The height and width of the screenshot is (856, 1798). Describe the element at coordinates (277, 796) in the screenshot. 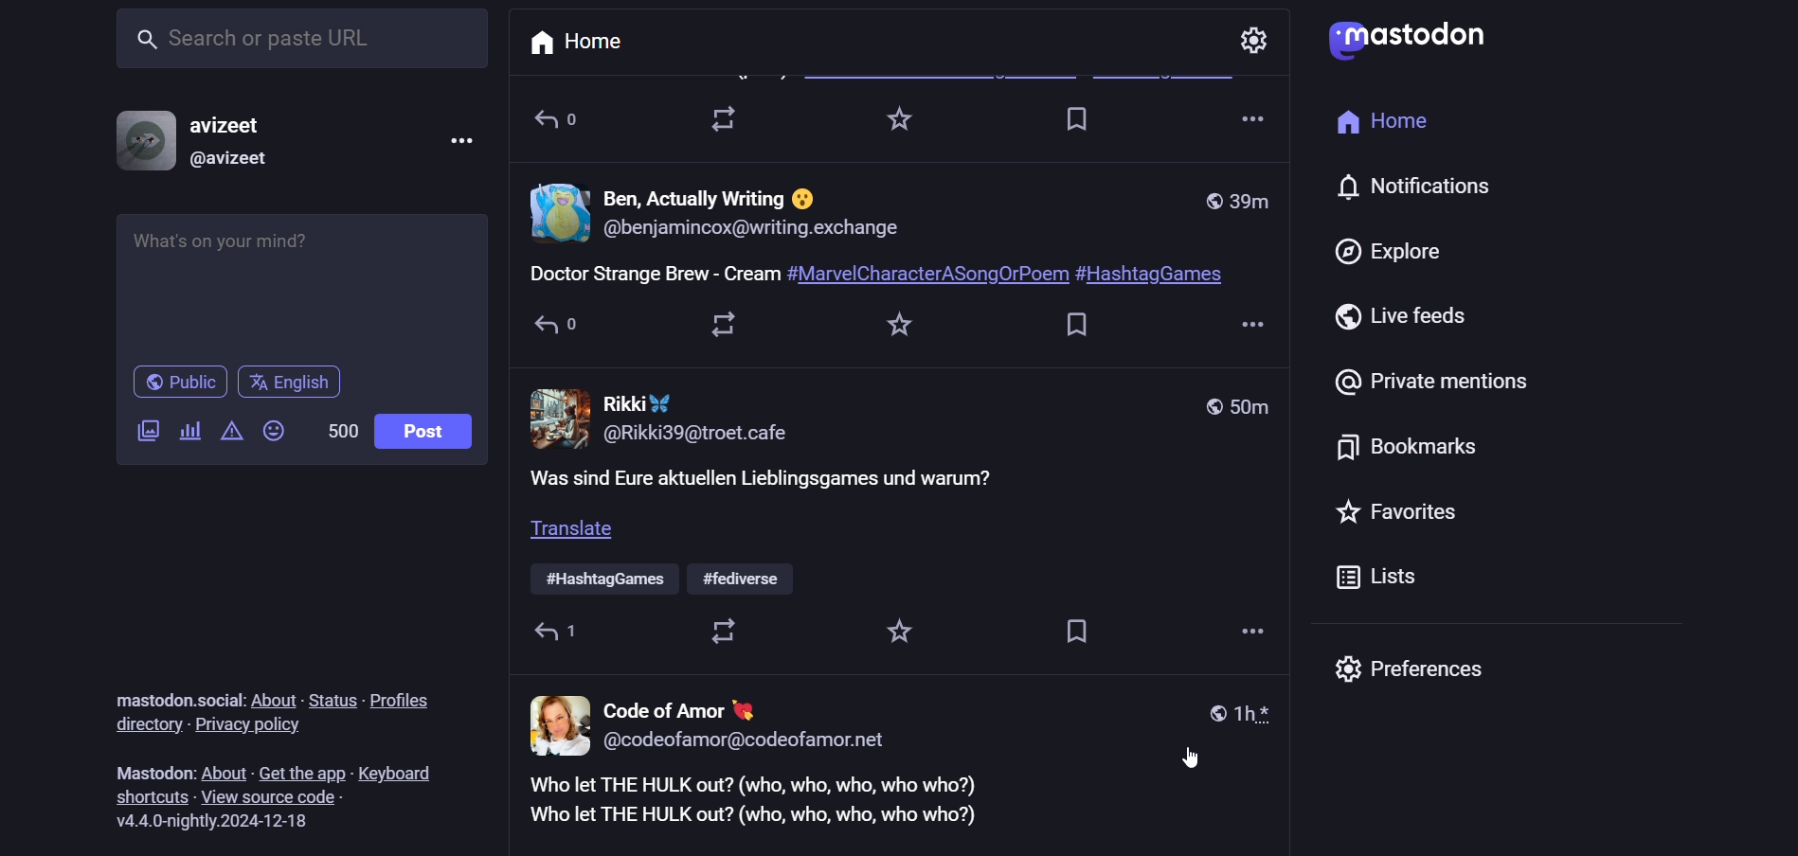

I see `view source code` at that location.